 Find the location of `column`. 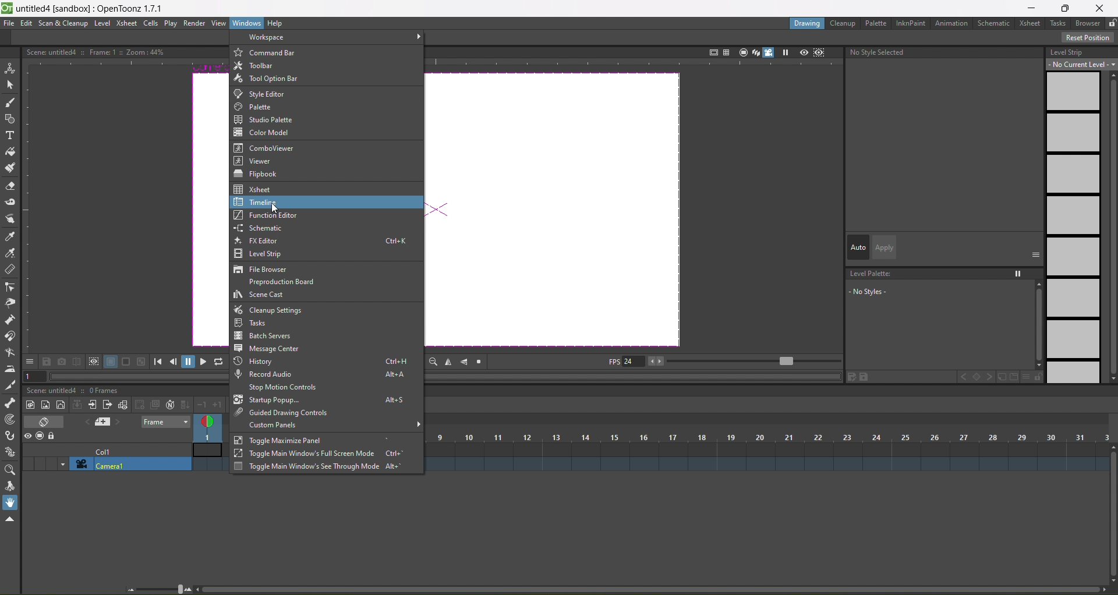

column is located at coordinates (772, 437).